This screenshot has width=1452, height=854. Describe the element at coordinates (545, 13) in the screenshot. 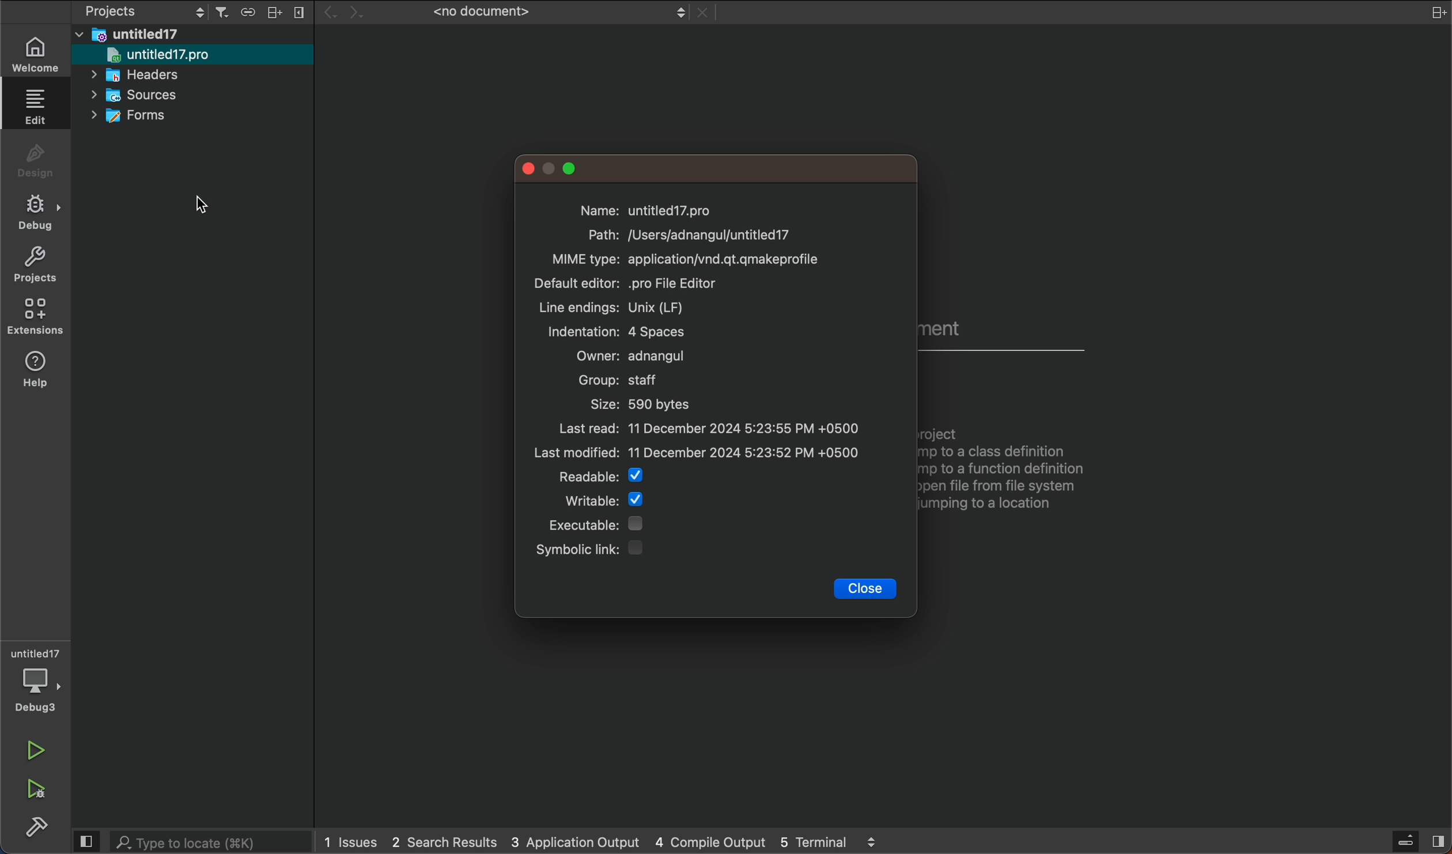

I see `file tab` at that location.